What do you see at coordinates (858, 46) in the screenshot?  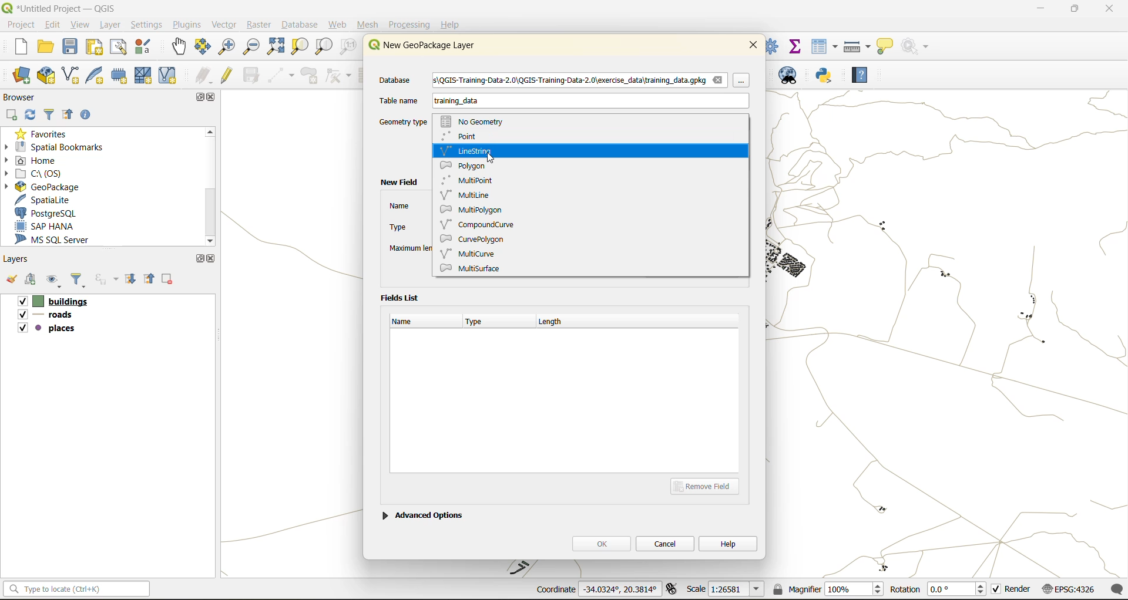 I see `measure line` at bounding box center [858, 46].